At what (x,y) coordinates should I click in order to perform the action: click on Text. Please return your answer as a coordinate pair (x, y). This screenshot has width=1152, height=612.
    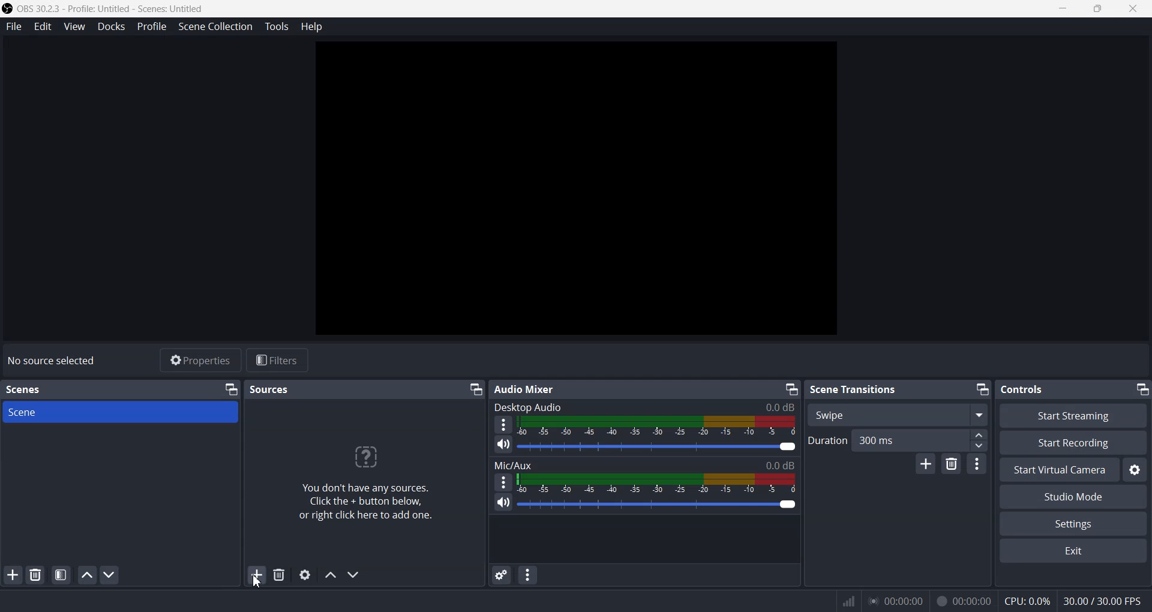
    Looking at the image, I should click on (644, 465).